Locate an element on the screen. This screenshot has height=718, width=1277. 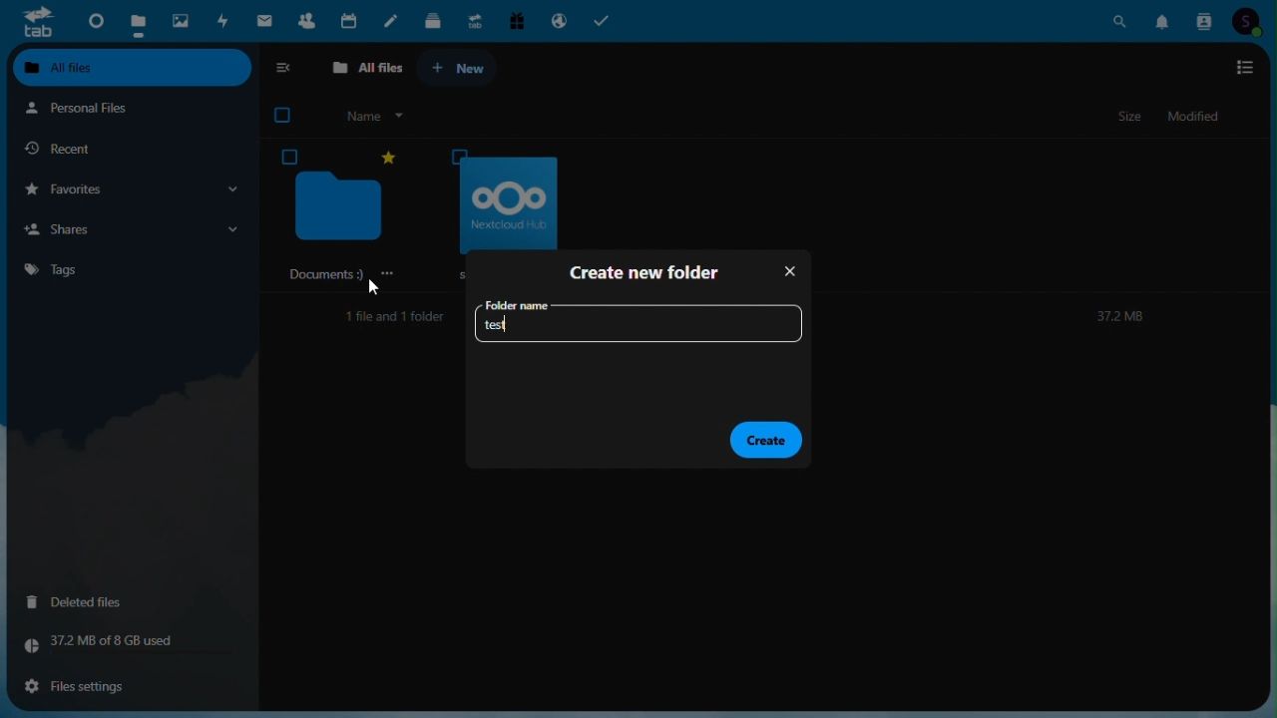
Deleted files is located at coordinates (127, 603).